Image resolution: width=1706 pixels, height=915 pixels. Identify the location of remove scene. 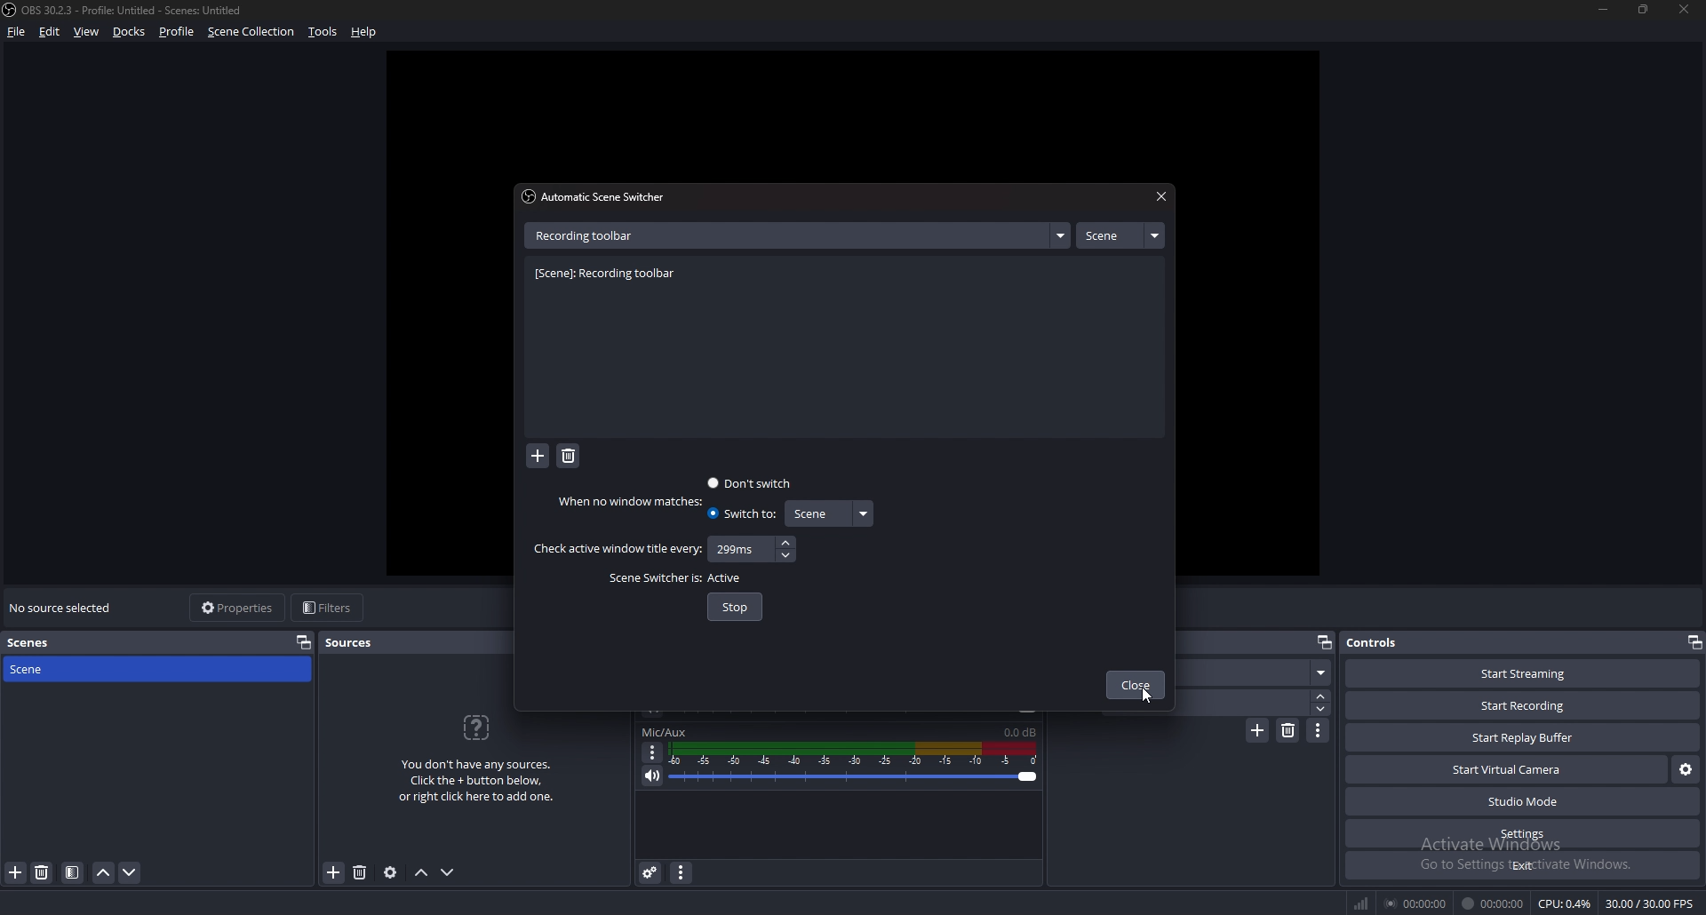
(42, 872).